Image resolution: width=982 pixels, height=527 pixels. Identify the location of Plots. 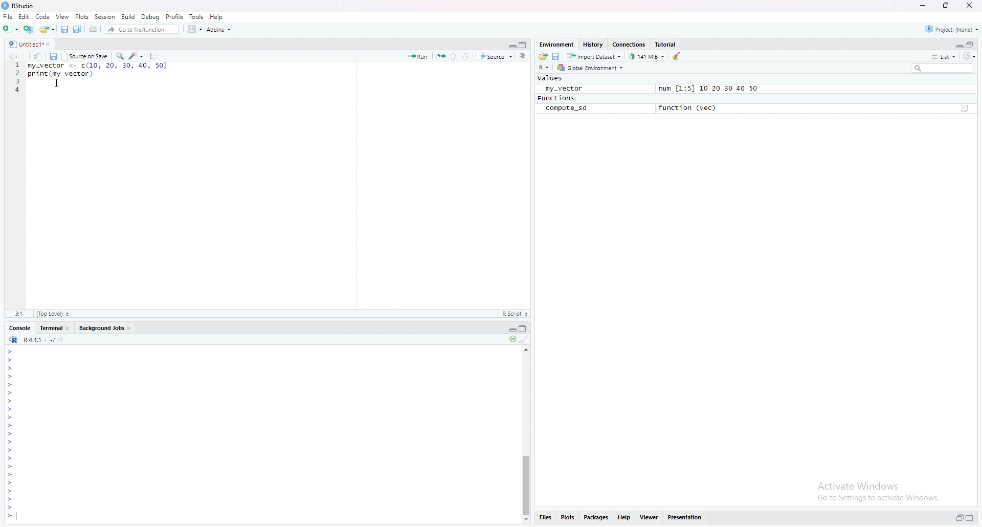
(567, 516).